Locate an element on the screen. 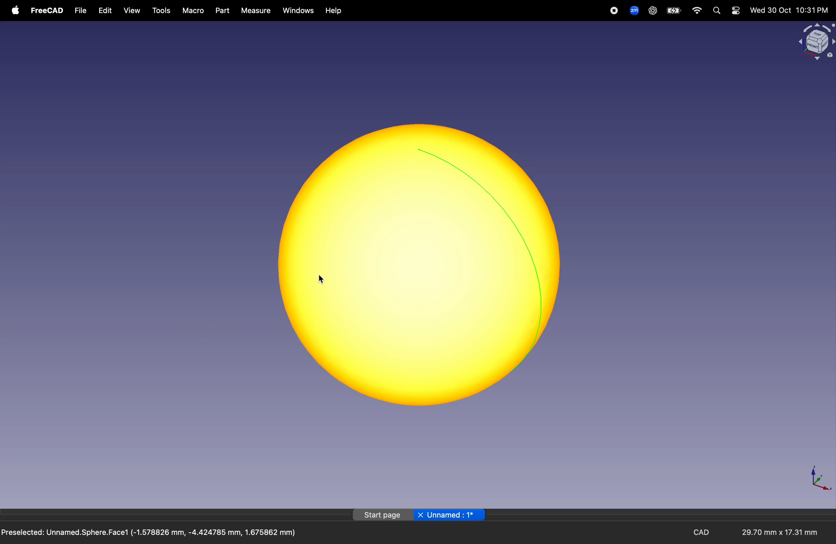 Image resolution: width=836 pixels, height=544 pixels. measure is located at coordinates (255, 11).